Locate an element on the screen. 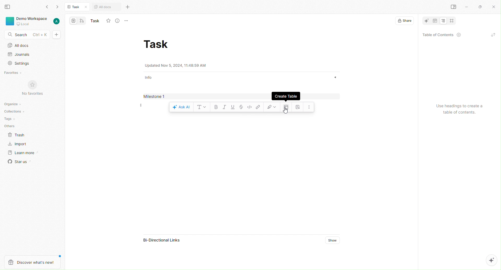 This screenshot has width=501, height=270. Bi-Directional Links is located at coordinates (162, 240).